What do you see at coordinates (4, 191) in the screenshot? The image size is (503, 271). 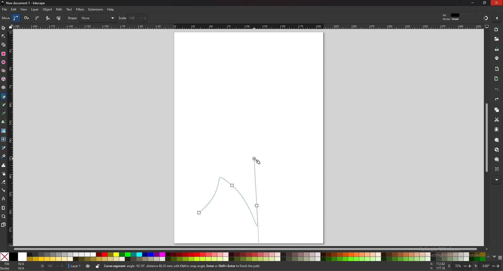 I see `connector` at bounding box center [4, 191].